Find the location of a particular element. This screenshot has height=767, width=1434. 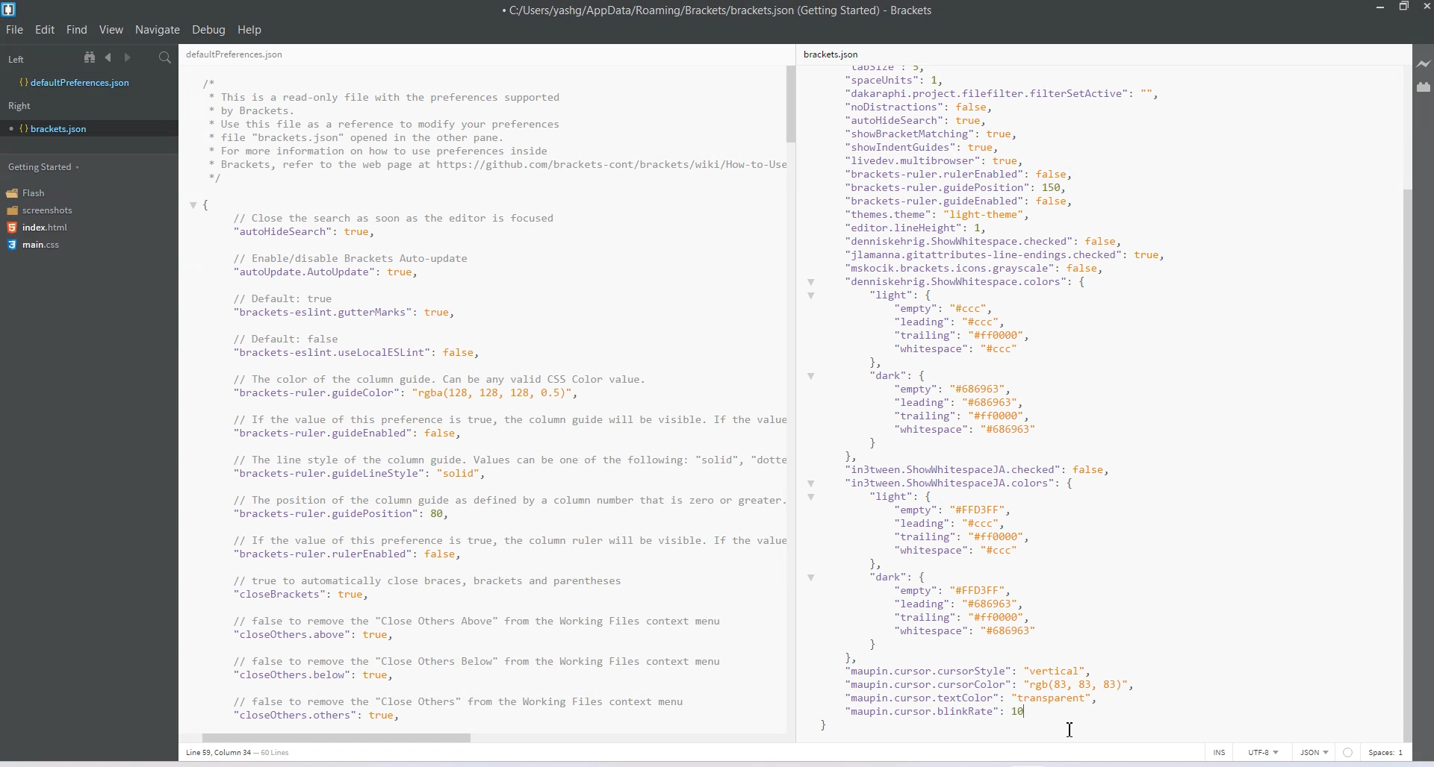

UTF-8 is located at coordinates (1263, 752).